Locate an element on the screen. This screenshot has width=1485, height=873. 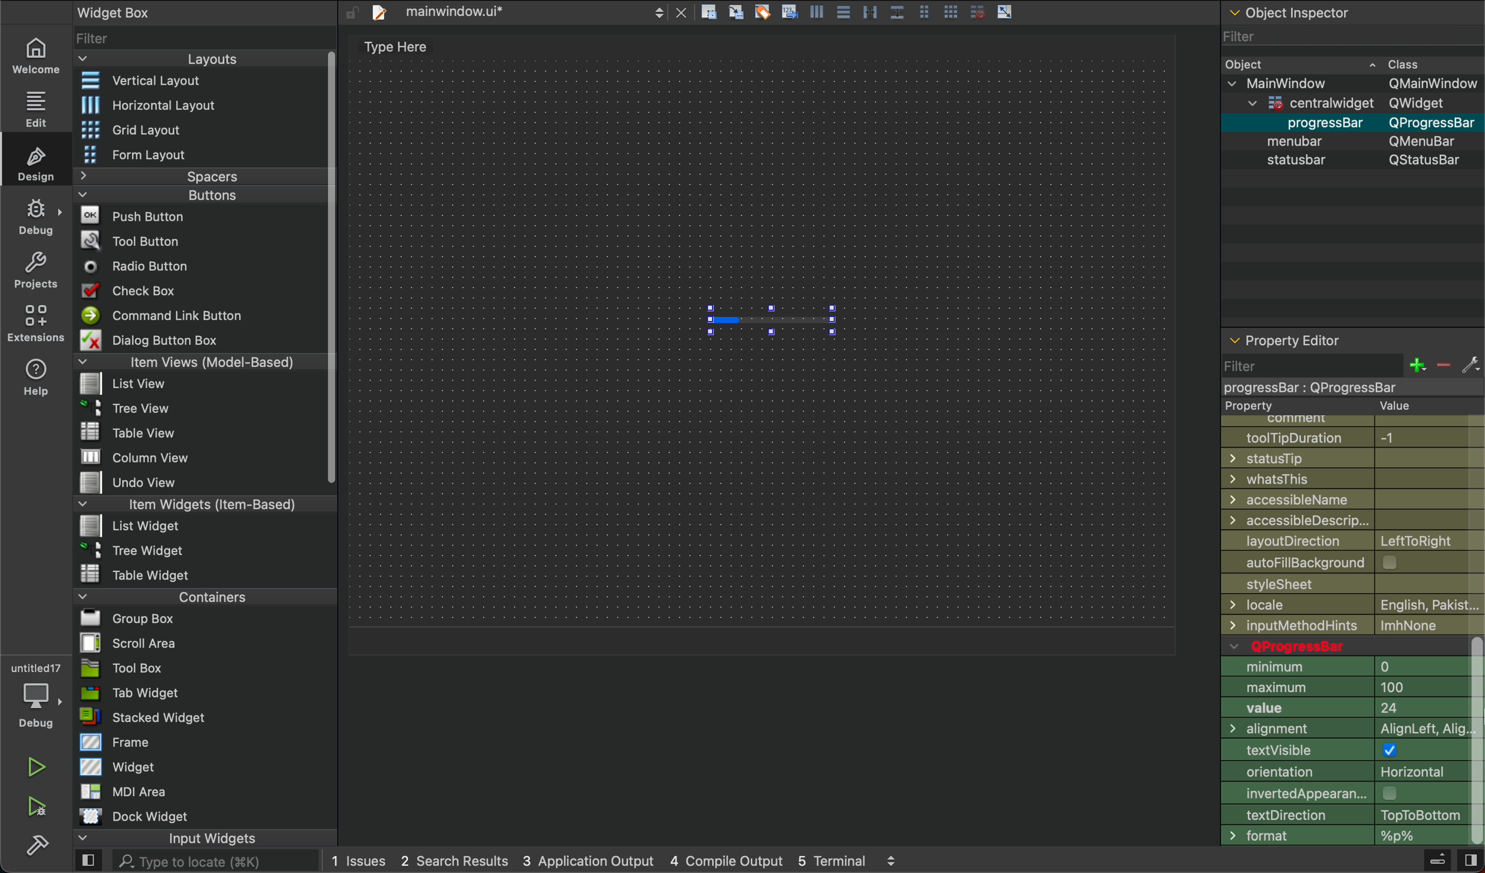
Tool Button is located at coordinates (140, 239).